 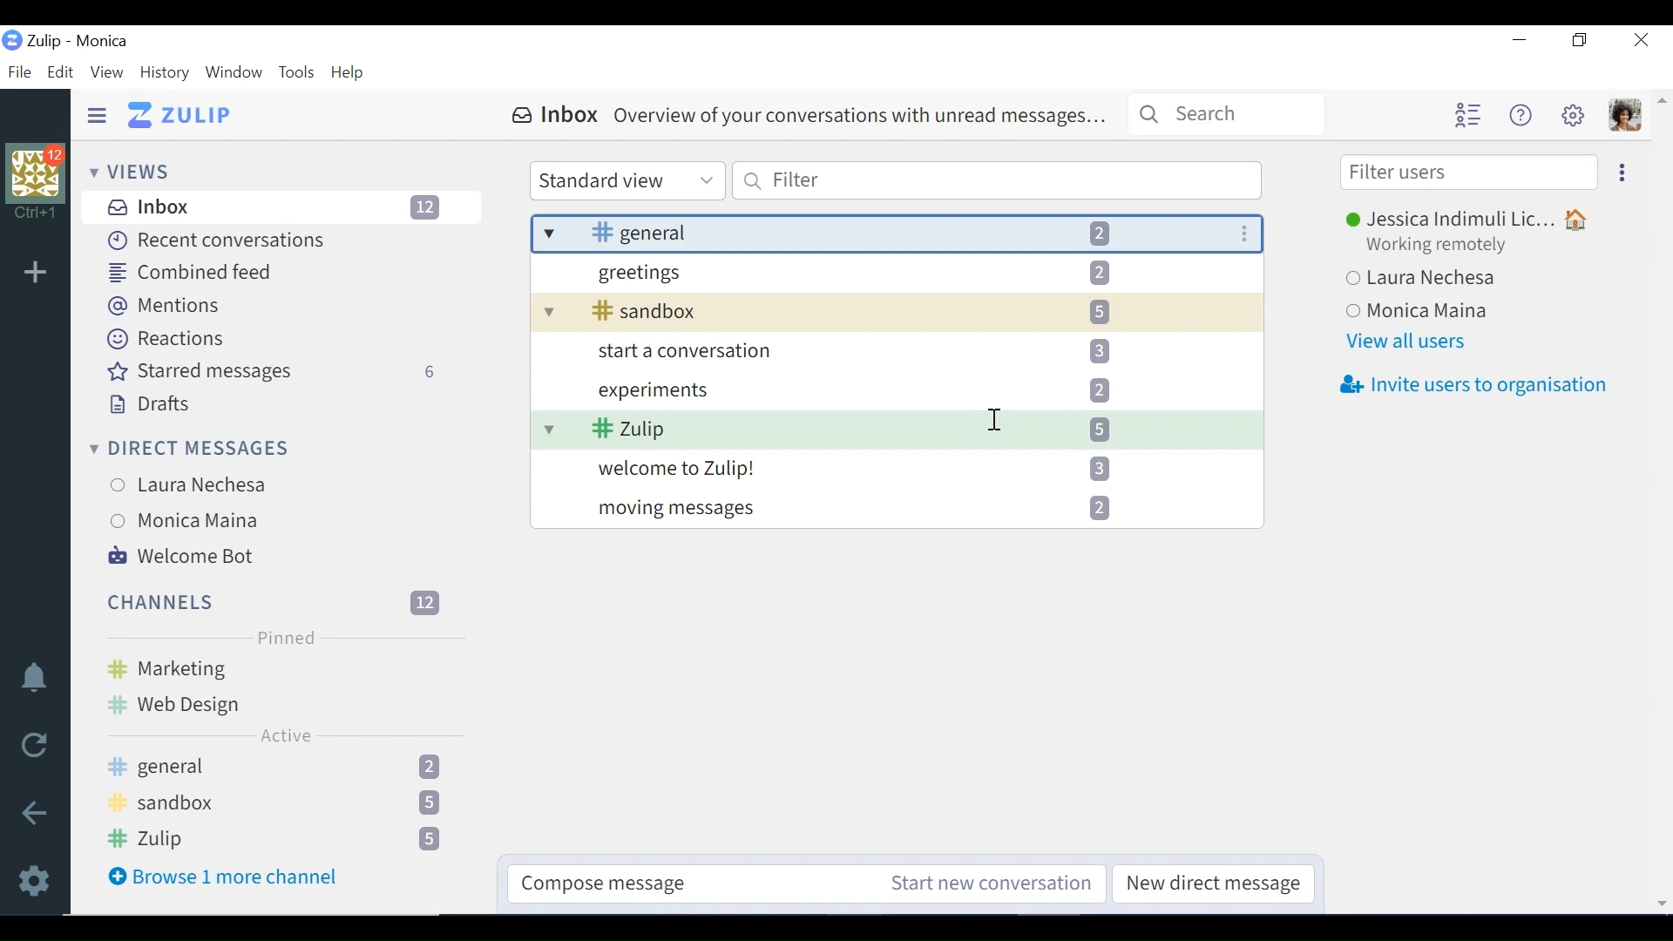 I want to click on Zulip Desktop Icon, so click(x=36, y=40).